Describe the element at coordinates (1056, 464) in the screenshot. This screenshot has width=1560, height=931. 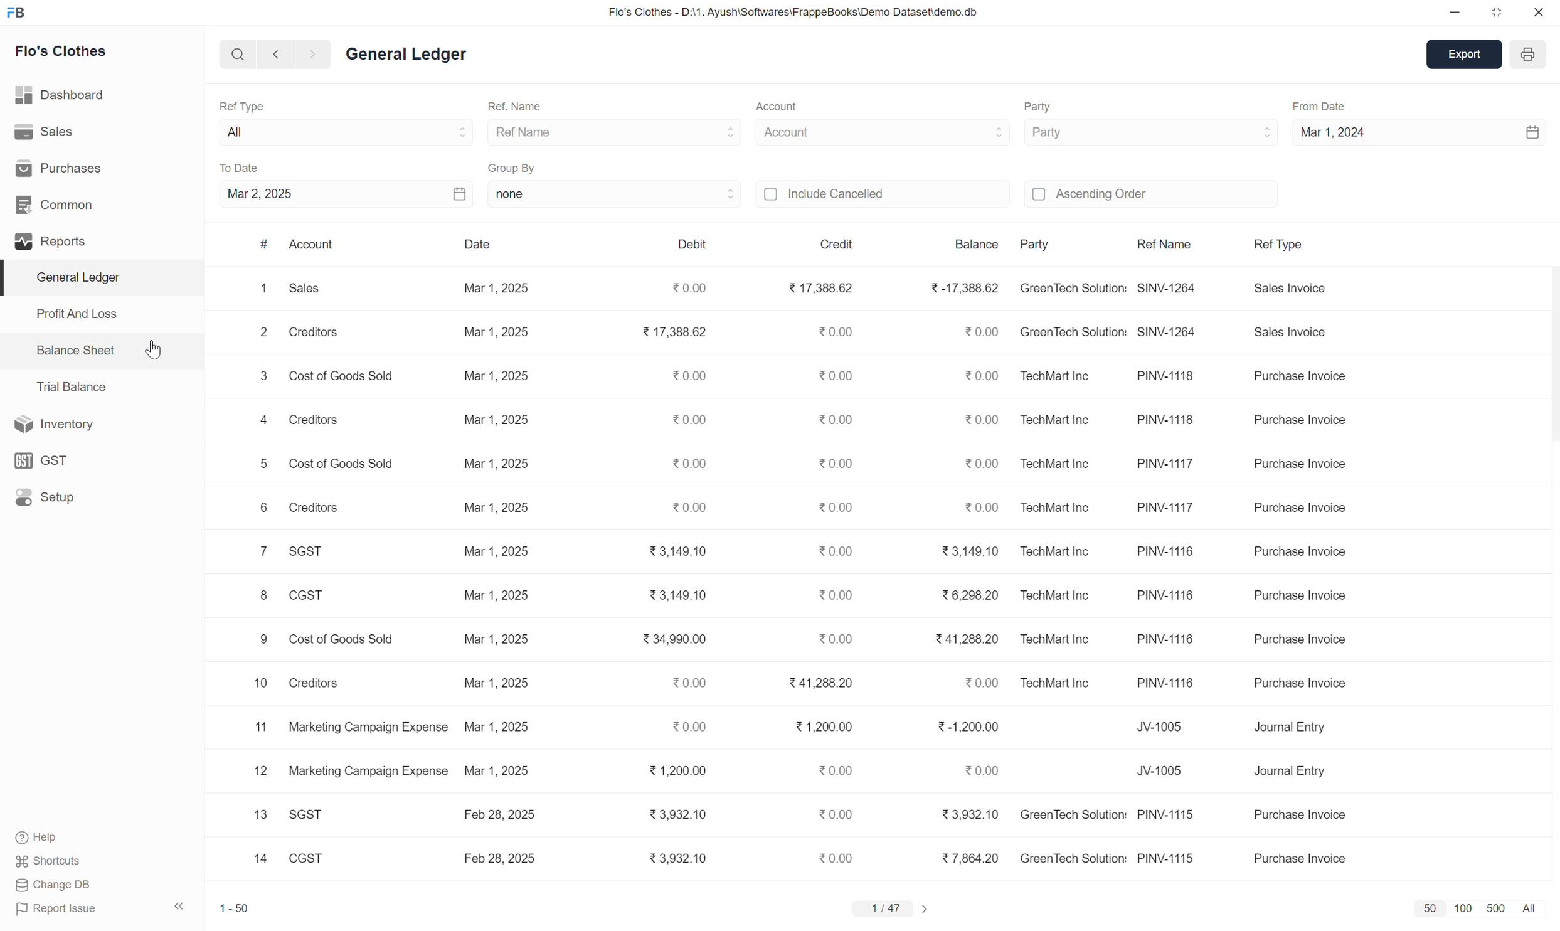
I see `TechMart Inc` at that location.